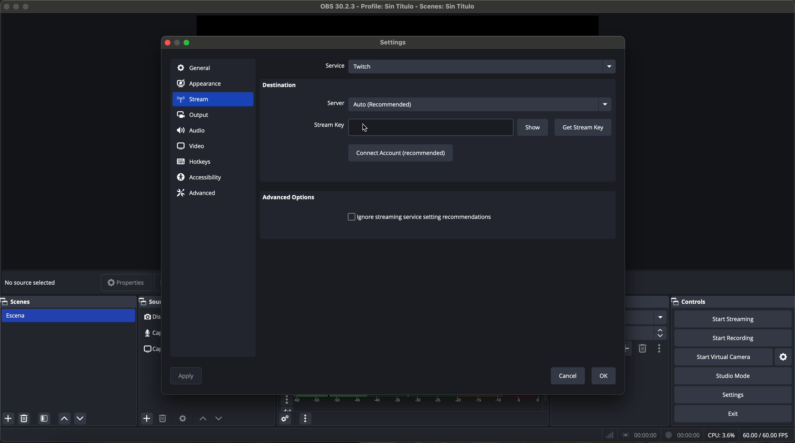 The width and height of the screenshot is (795, 443). Describe the element at coordinates (189, 145) in the screenshot. I see `video` at that location.